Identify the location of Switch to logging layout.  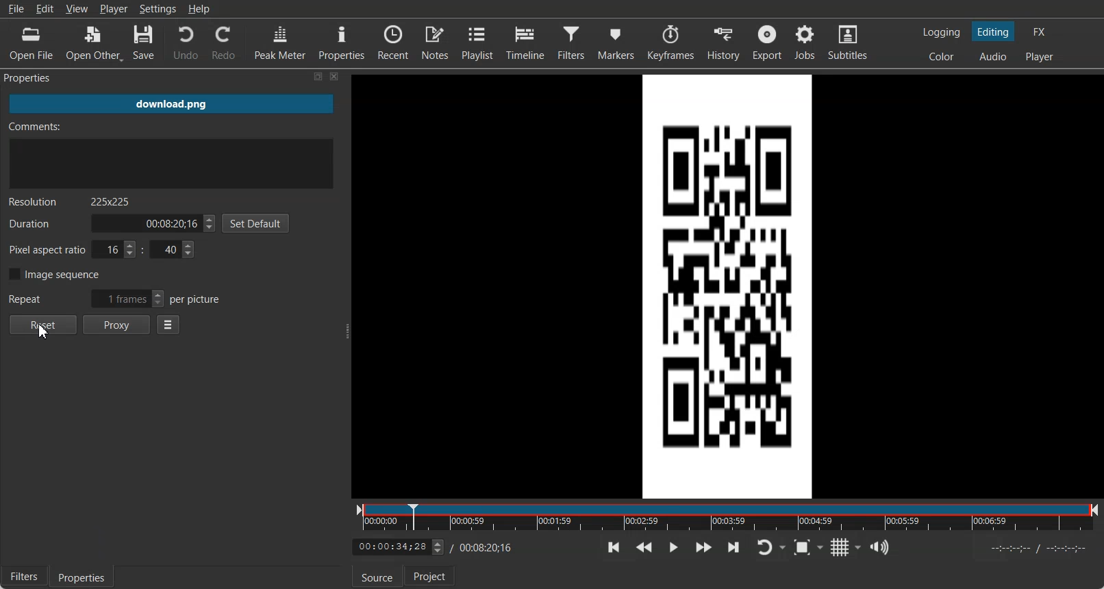
(942, 32).